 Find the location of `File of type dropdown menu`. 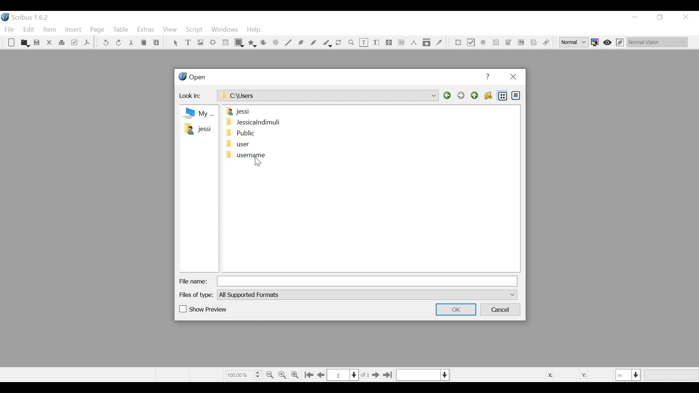

File of type dropdown menu is located at coordinates (367, 294).